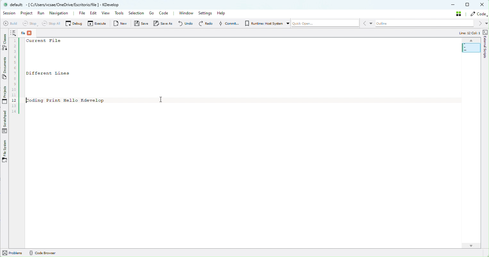  Describe the element at coordinates (40, 13) in the screenshot. I see `Run` at that location.